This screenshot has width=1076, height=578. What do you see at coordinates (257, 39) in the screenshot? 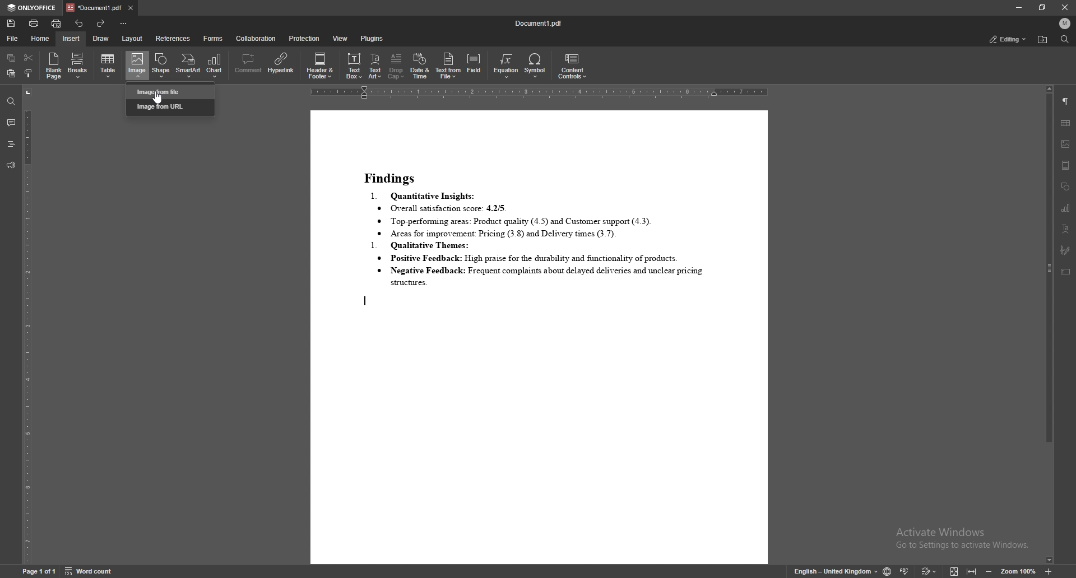
I see `collaboration` at bounding box center [257, 39].